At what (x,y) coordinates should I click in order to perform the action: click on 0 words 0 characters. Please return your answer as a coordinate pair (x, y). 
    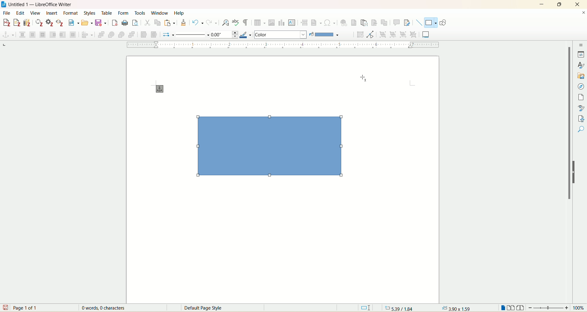
    Looking at the image, I should click on (107, 308).